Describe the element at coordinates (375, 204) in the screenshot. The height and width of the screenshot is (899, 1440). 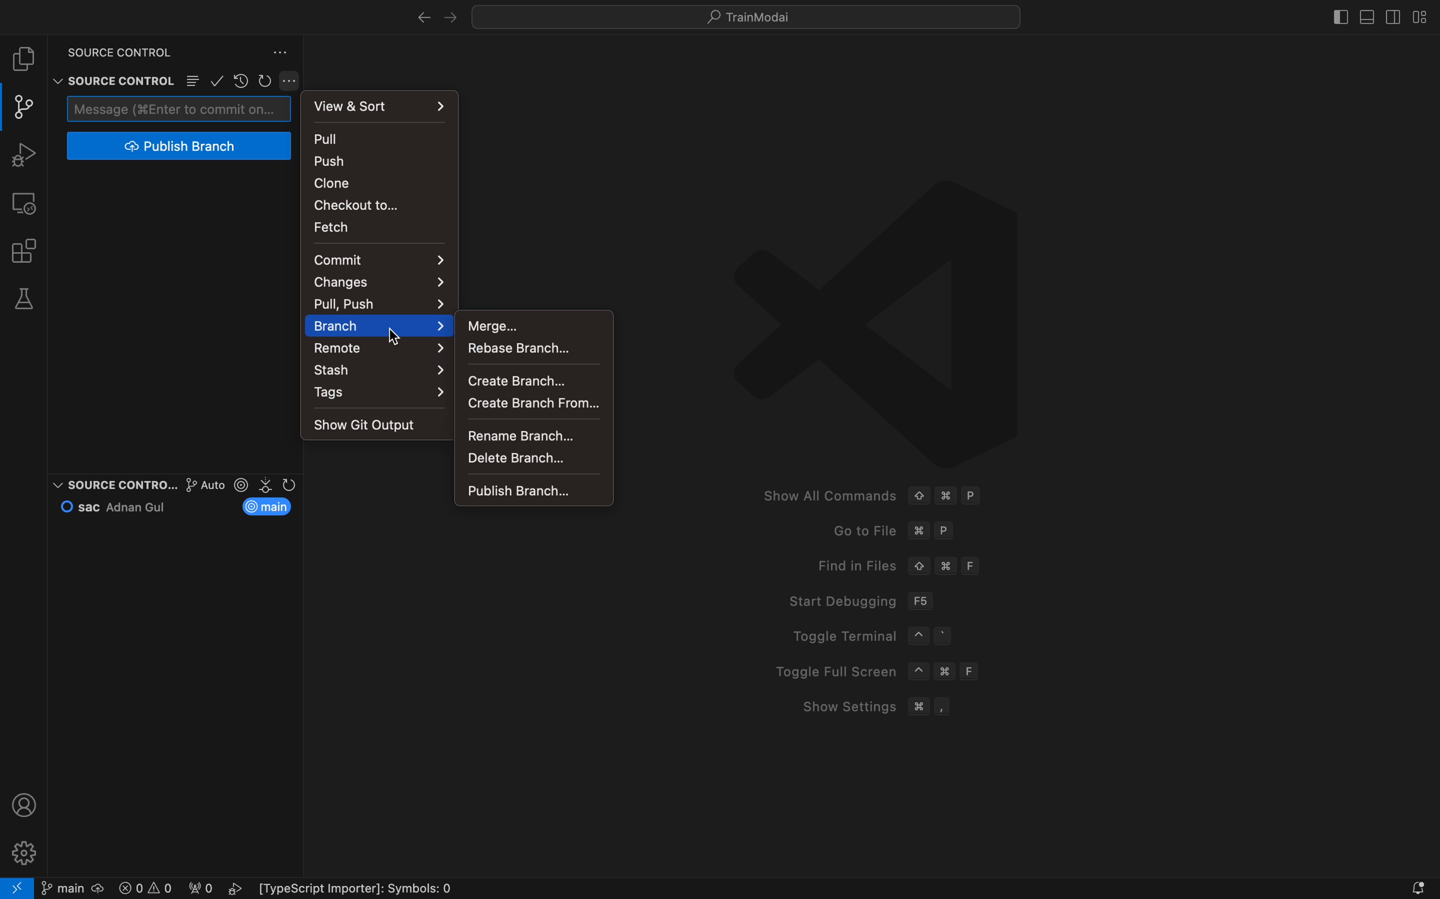
I see `checkout` at that location.